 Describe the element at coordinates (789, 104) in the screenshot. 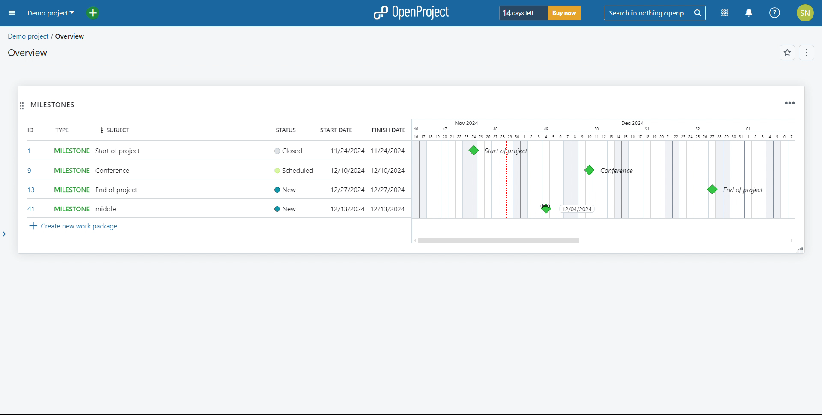

I see `widget options` at that location.